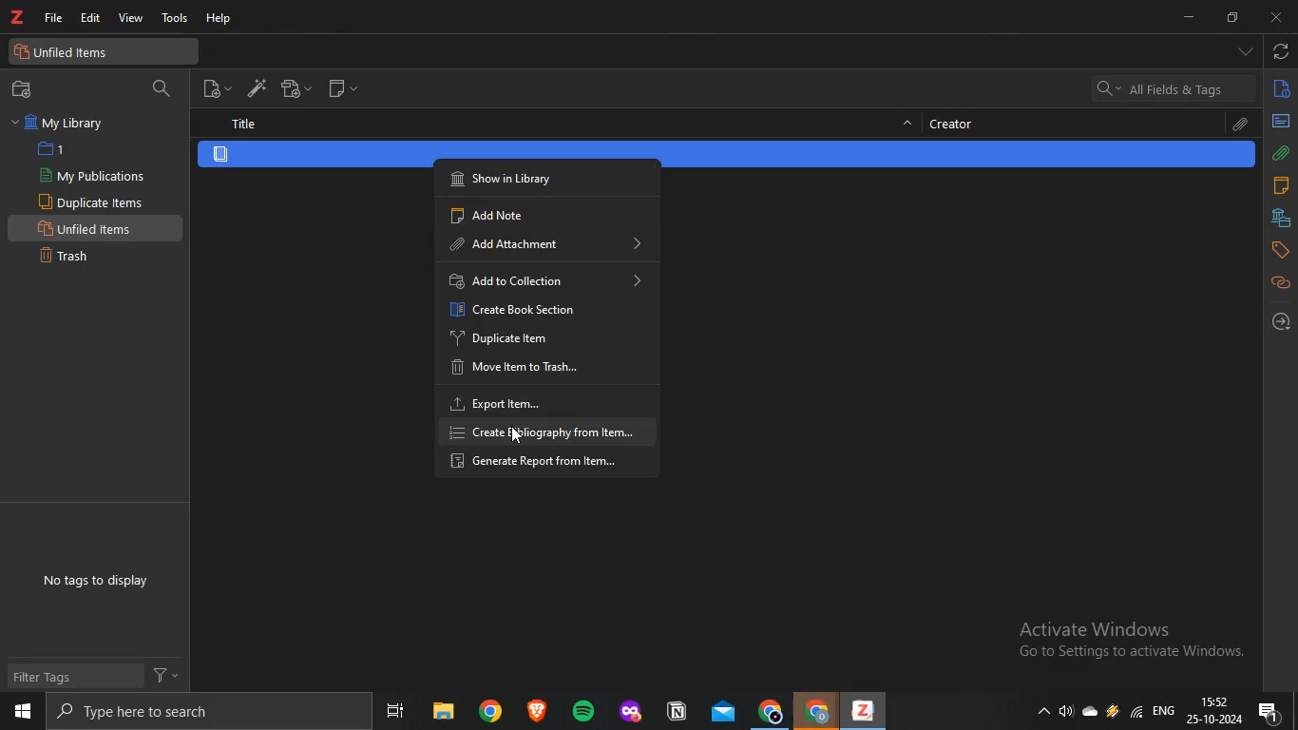 The height and width of the screenshot is (730, 1298). I want to click on attachment, so click(1242, 125).